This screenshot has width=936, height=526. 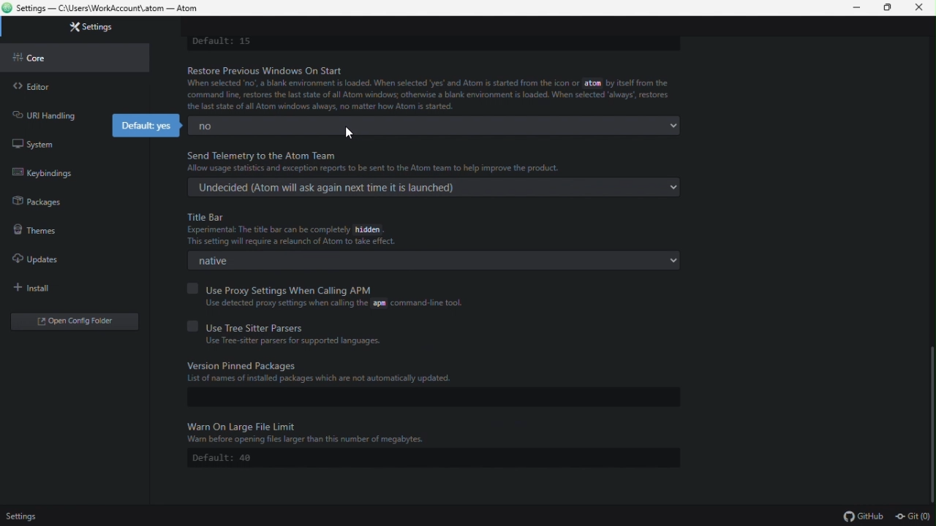 I want to click on Use Tree-sitter parsers for supported languages., so click(x=323, y=343).